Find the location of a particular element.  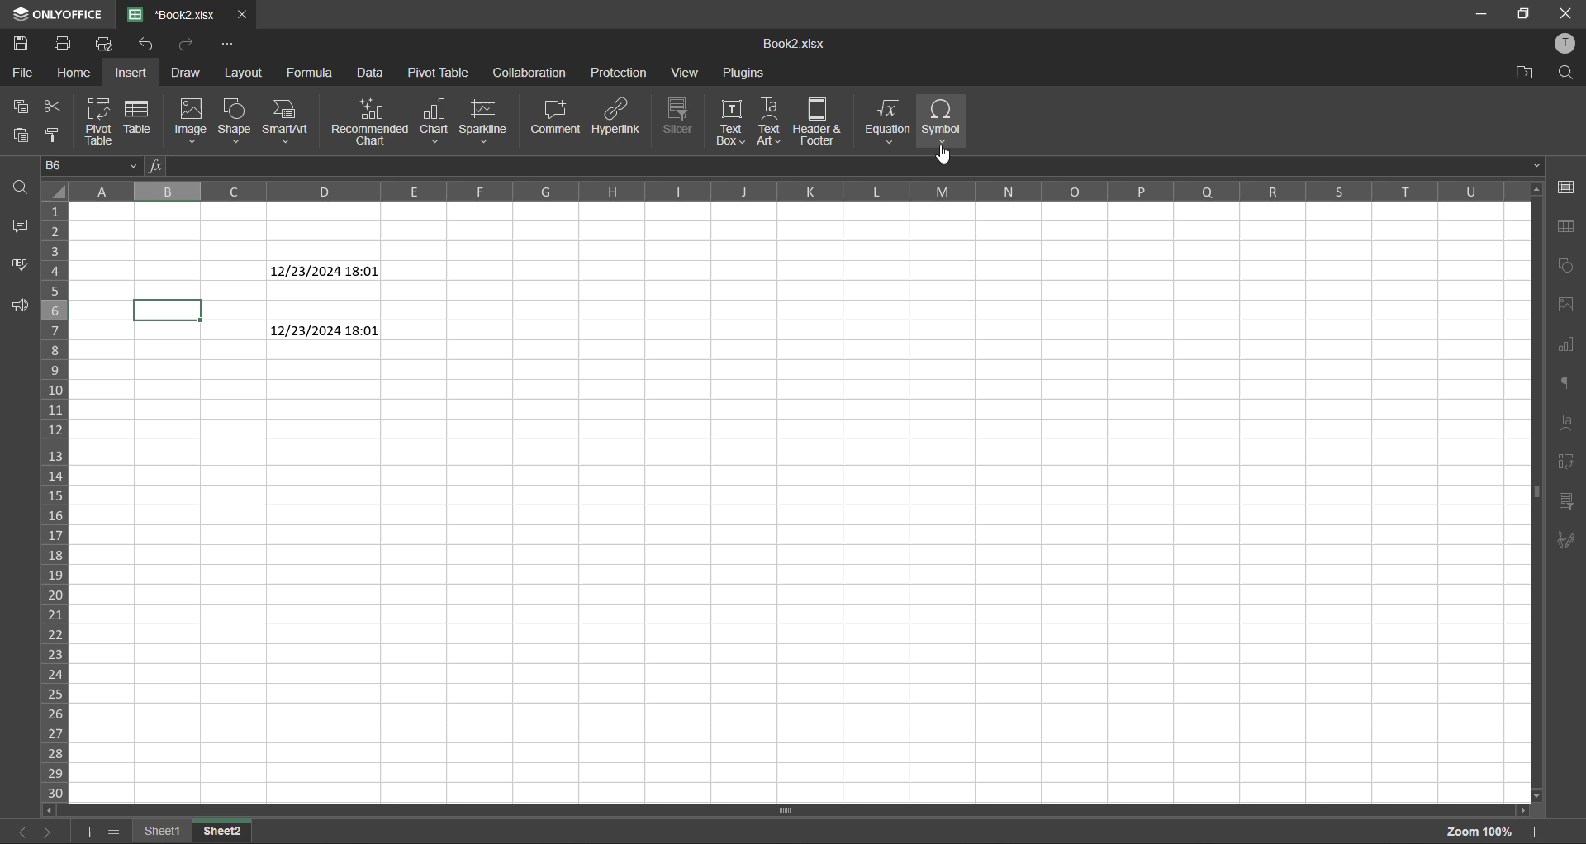

selected cell is located at coordinates (168, 309).